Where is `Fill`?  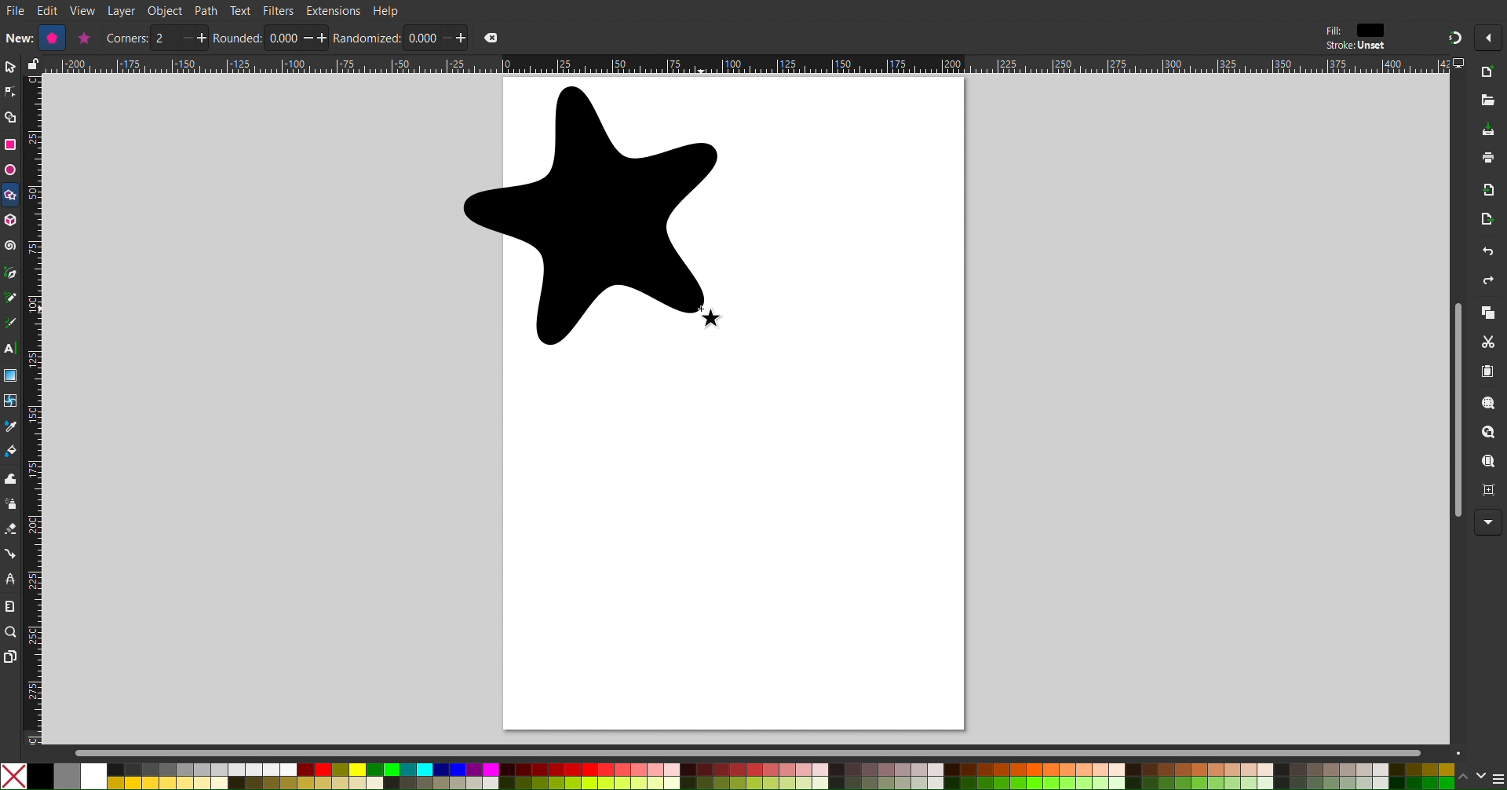
Fill is located at coordinates (1332, 31).